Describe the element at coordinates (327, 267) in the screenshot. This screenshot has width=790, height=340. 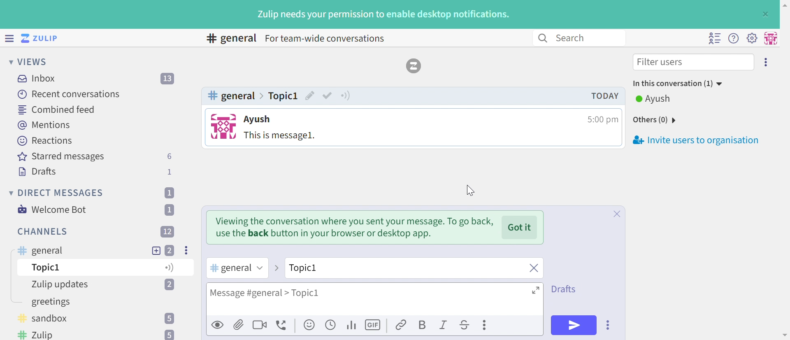
I see `Topic1` at that location.